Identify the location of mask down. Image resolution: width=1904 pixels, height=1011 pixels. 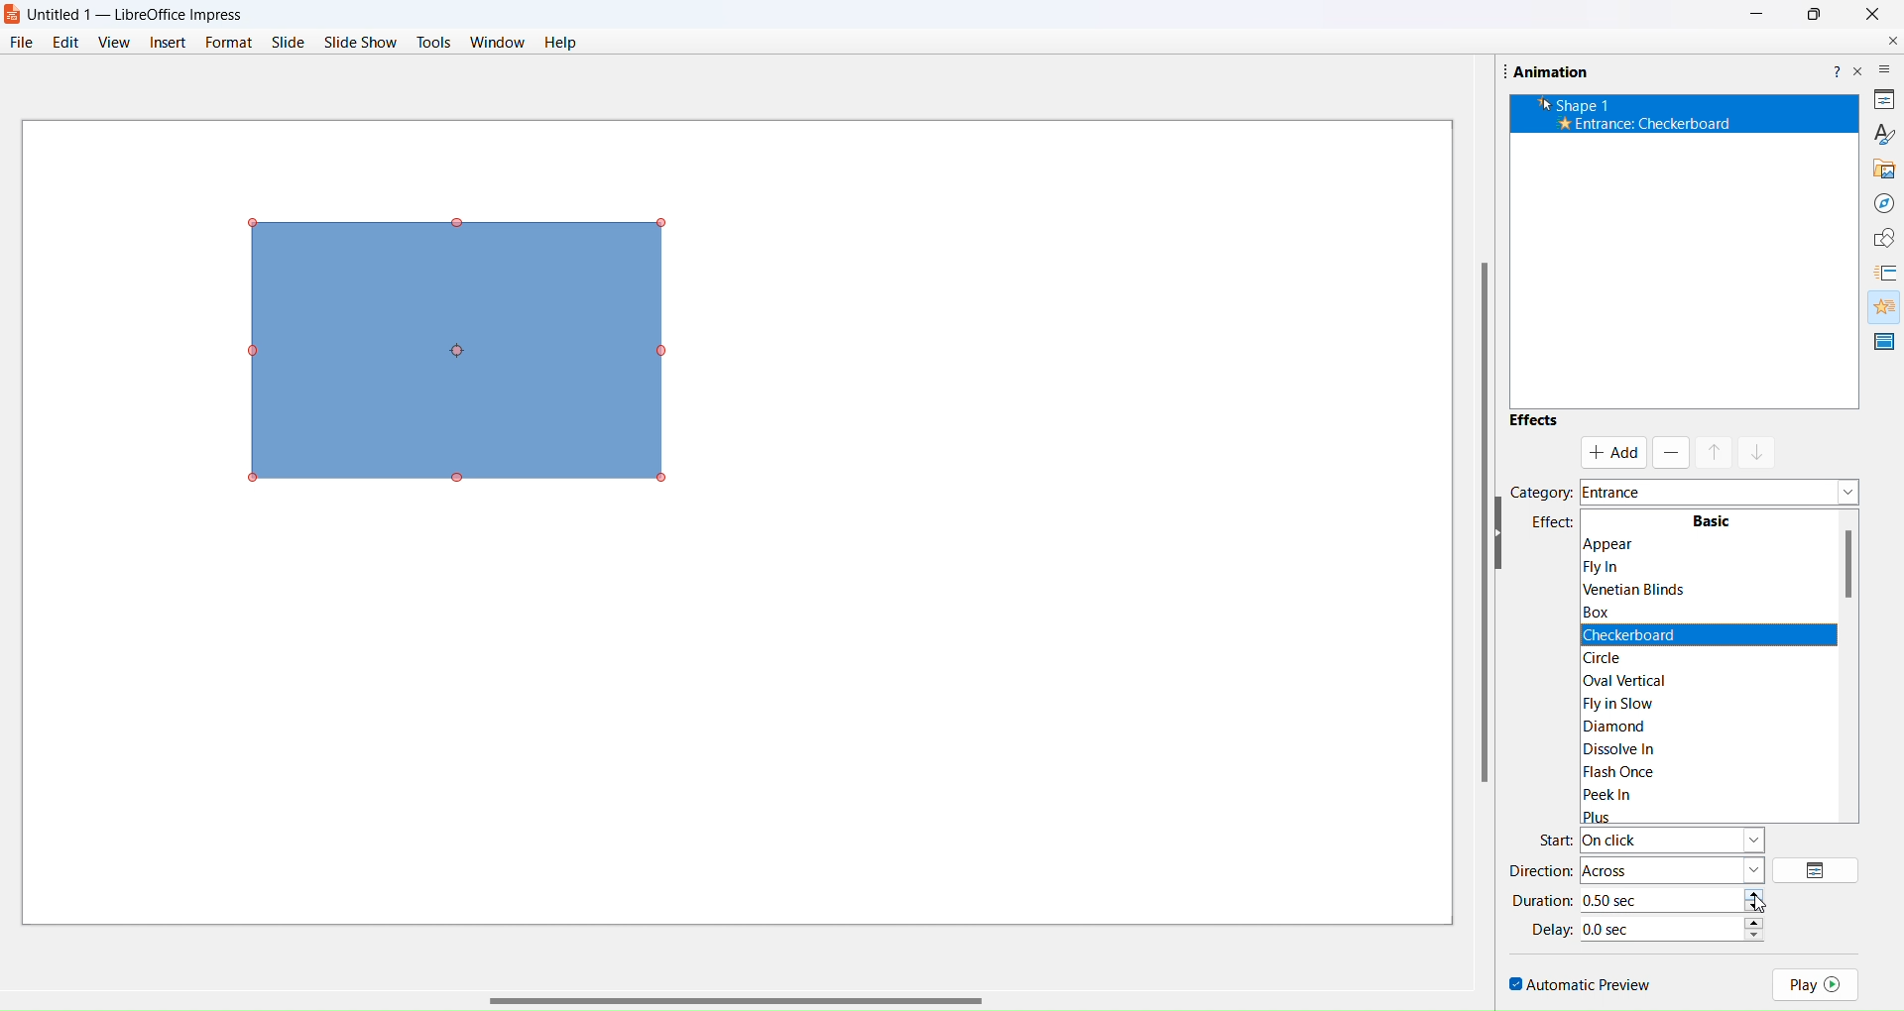
(1756, 451).